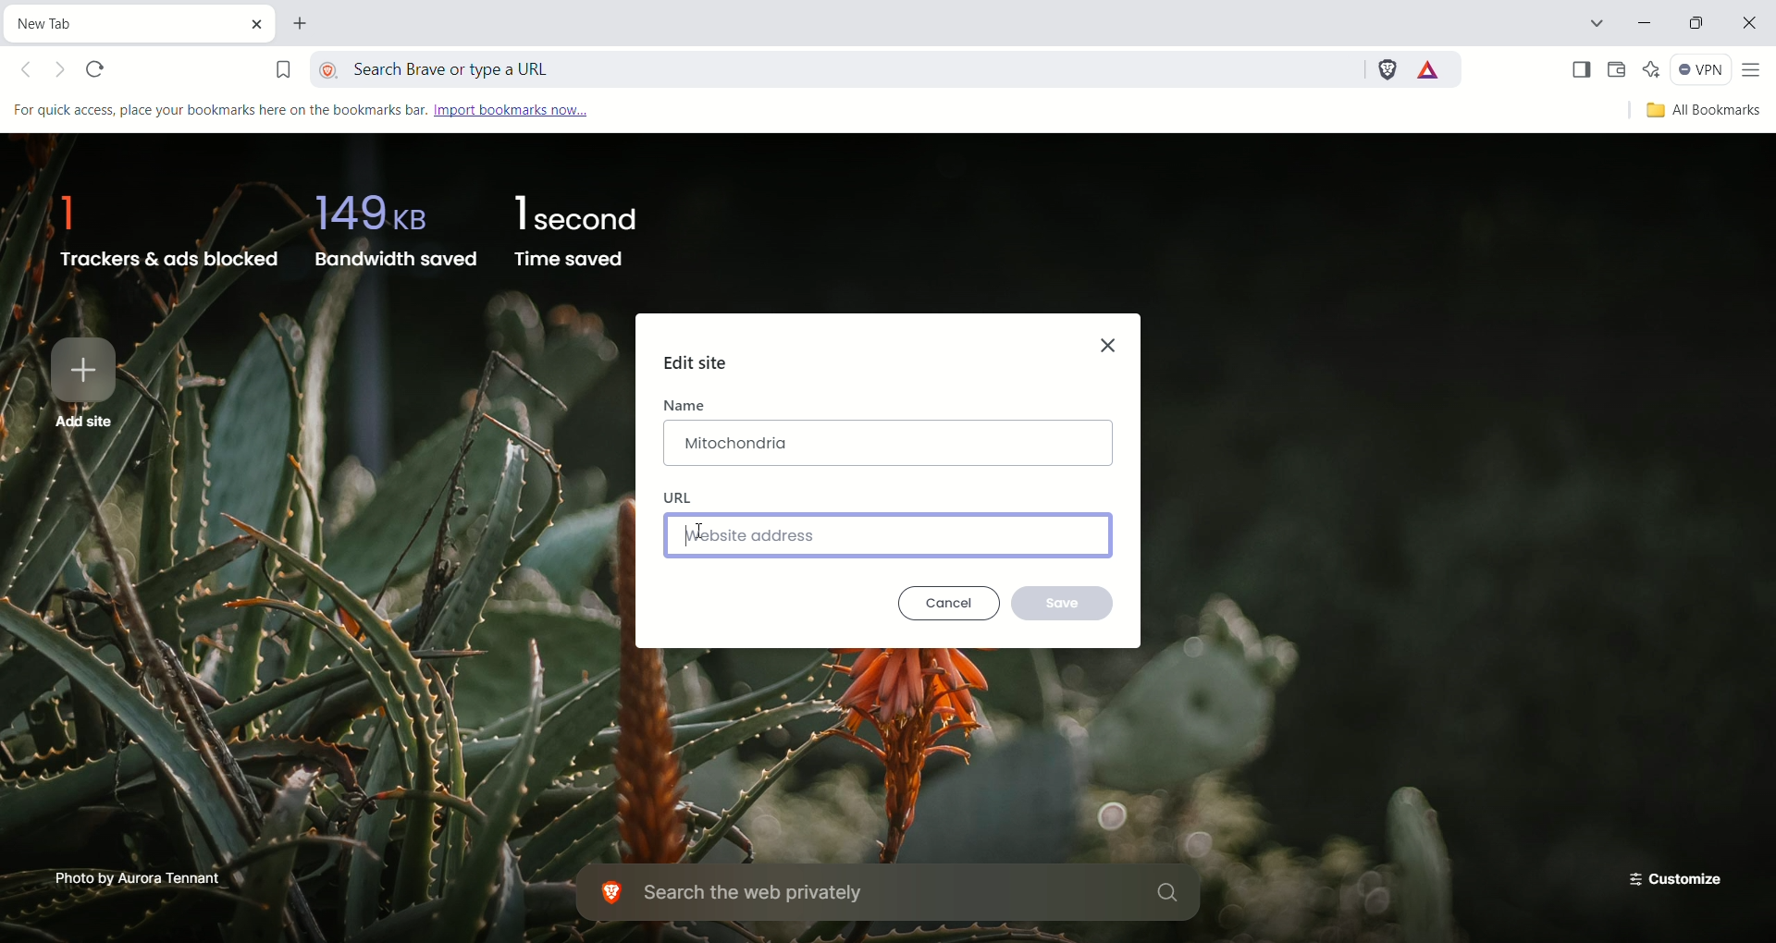 This screenshot has height=943, width=1776. Describe the element at coordinates (889, 534) in the screenshot. I see `Website address` at that location.